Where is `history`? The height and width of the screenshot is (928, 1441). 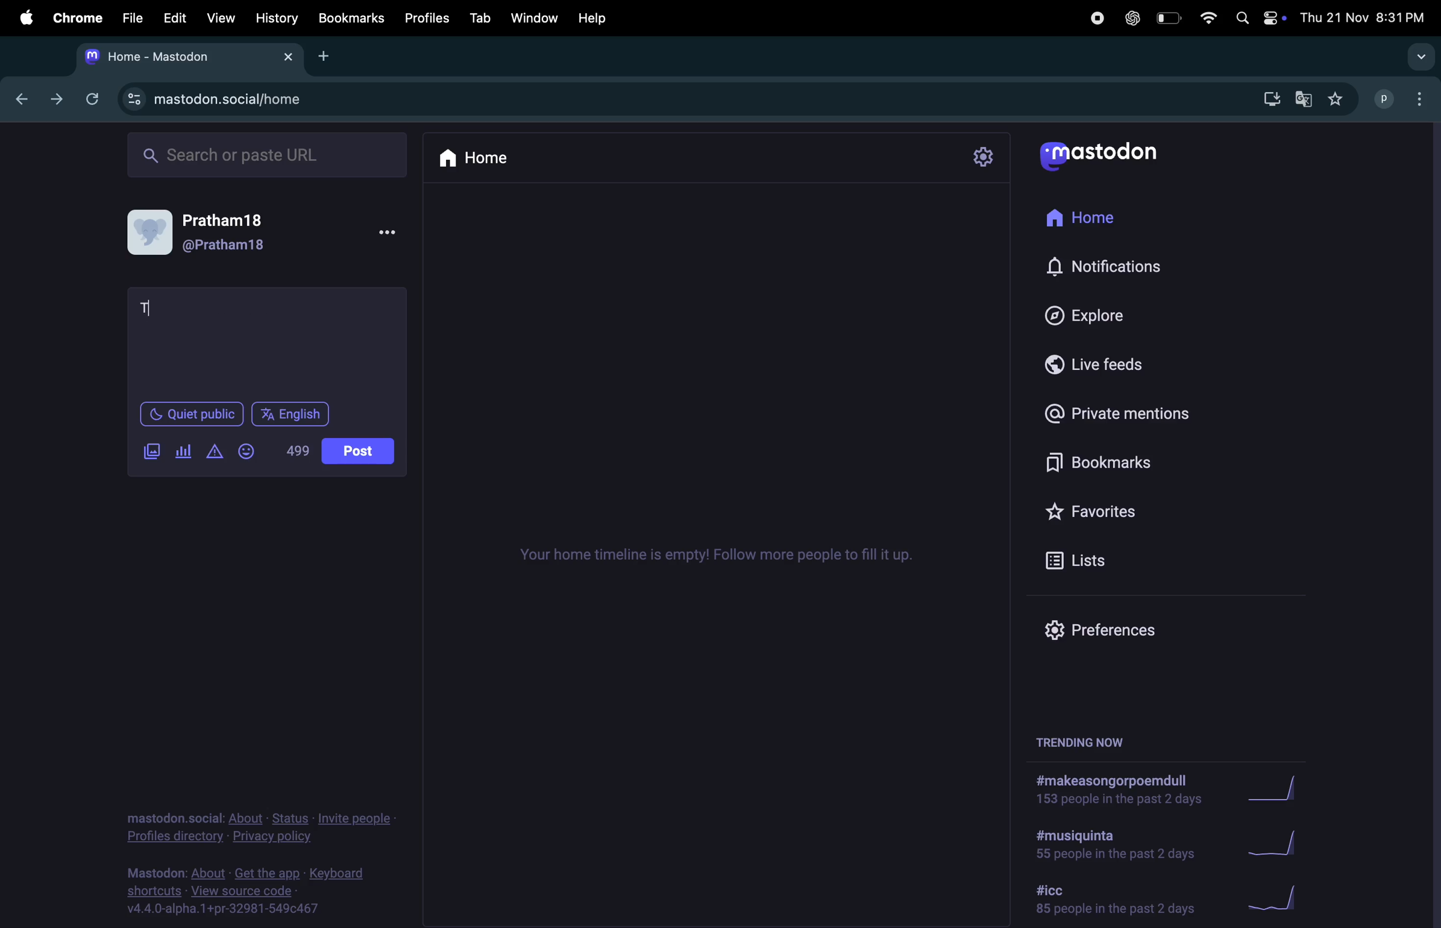 history is located at coordinates (274, 17).